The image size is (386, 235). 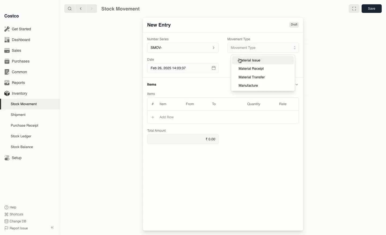 What do you see at coordinates (168, 116) in the screenshot?
I see `Add Row` at bounding box center [168, 116].